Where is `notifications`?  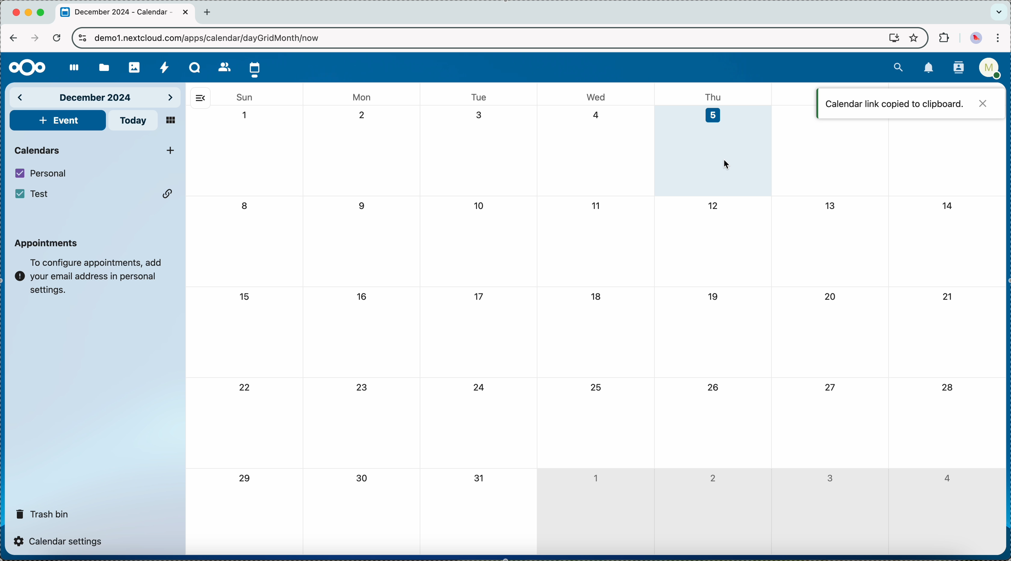
notifications is located at coordinates (929, 68).